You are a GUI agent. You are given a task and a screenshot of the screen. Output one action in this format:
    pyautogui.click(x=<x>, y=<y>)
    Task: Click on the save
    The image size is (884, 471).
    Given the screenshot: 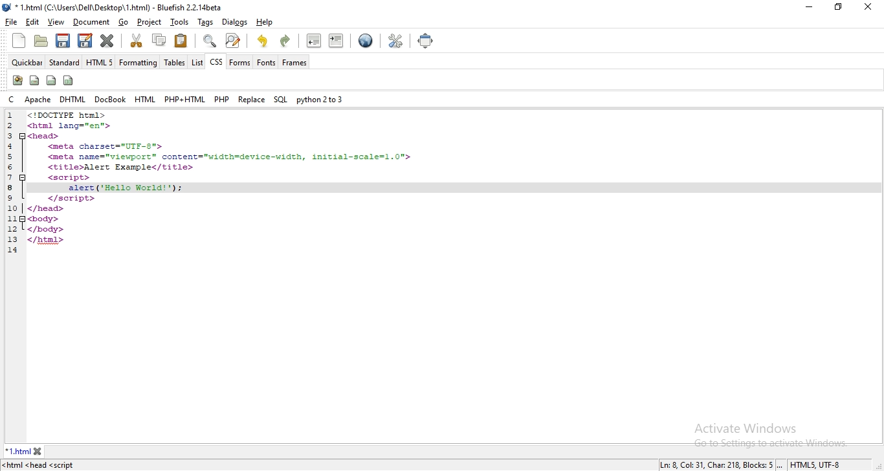 What is the action you would take?
    pyautogui.click(x=64, y=41)
    